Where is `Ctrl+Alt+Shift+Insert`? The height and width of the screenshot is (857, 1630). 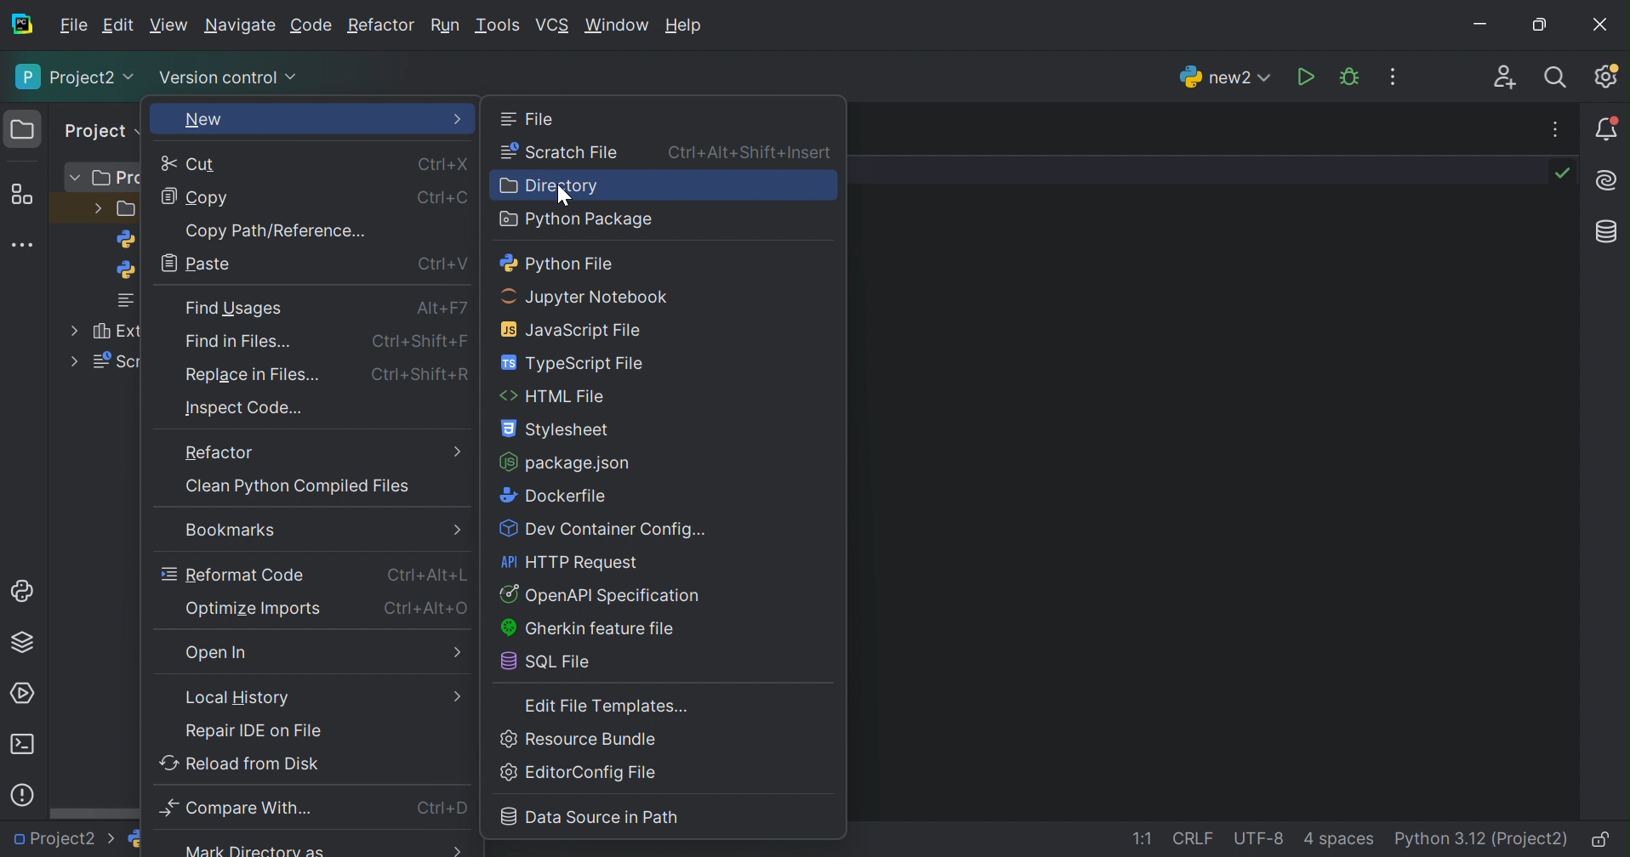
Ctrl+Alt+Shift+Insert is located at coordinates (750, 152).